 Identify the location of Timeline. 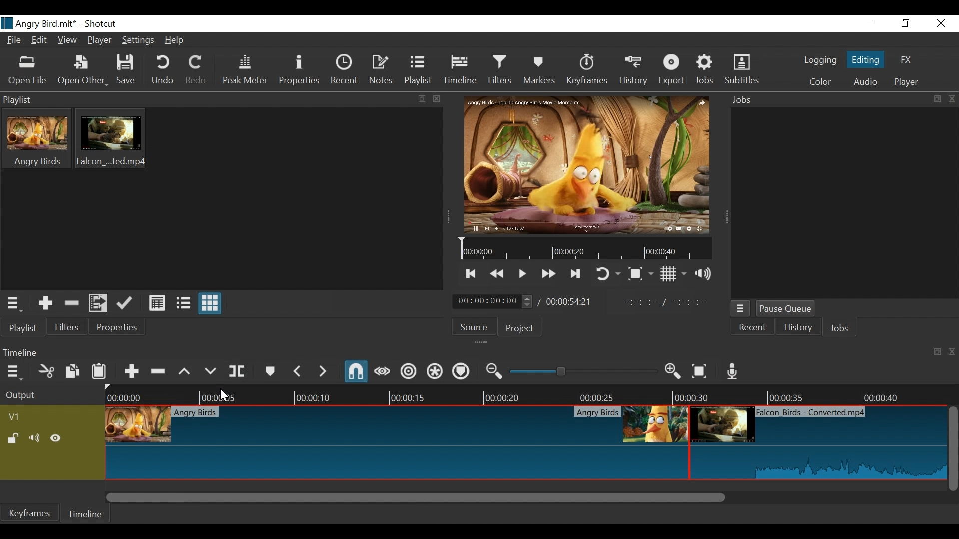
(460, 70).